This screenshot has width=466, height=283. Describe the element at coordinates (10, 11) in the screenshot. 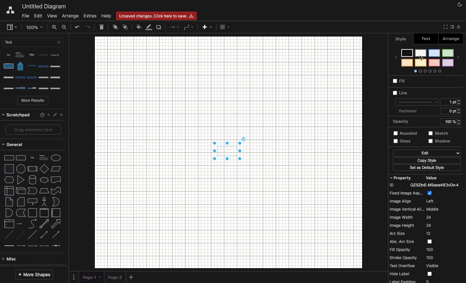

I see `Draw.io` at that location.